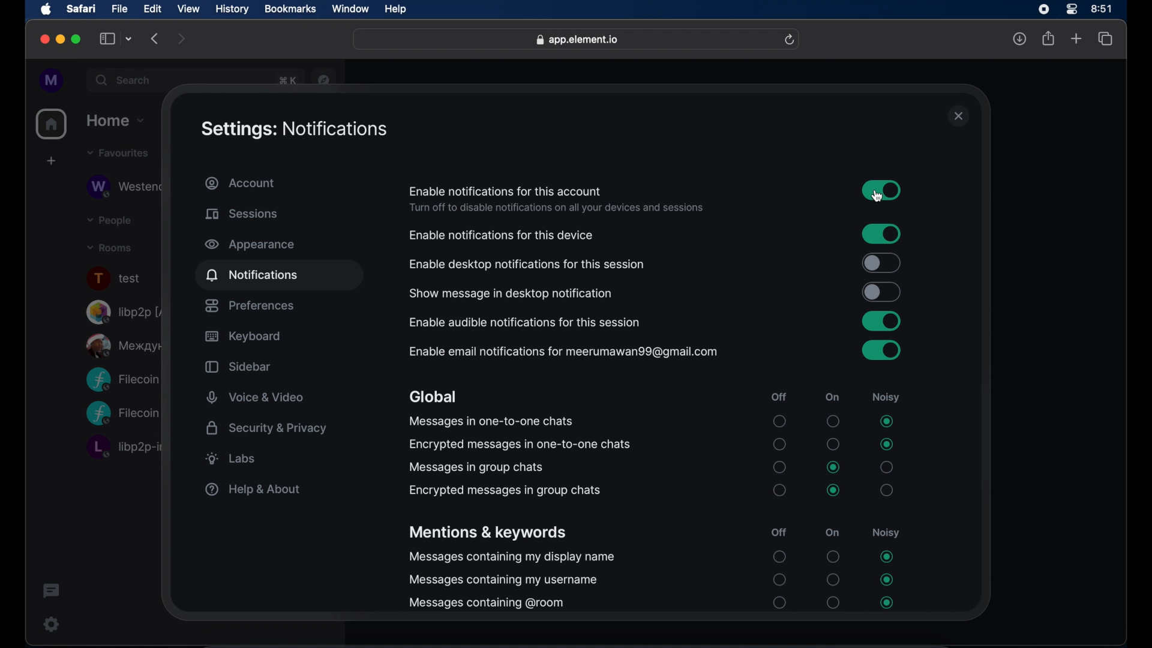  What do you see at coordinates (527, 265) in the screenshot?
I see `enable desktop notifications for this session` at bounding box center [527, 265].